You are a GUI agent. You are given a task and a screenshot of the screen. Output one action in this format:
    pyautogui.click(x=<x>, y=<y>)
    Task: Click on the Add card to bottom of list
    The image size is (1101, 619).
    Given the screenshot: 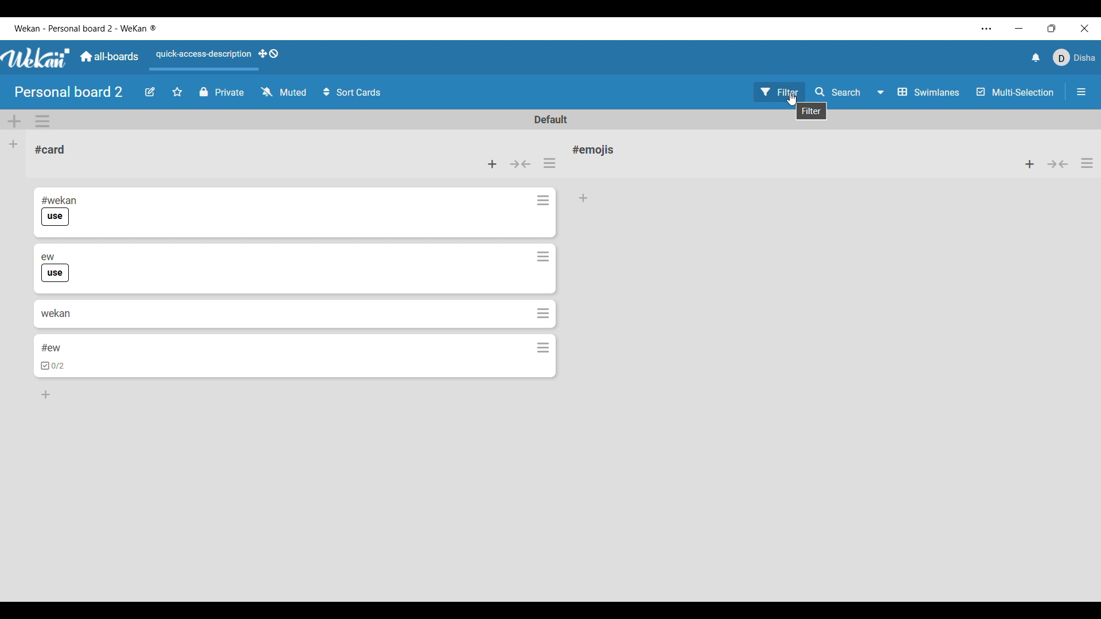 What is the action you would take?
    pyautogui.click(x=584, y=198)
    